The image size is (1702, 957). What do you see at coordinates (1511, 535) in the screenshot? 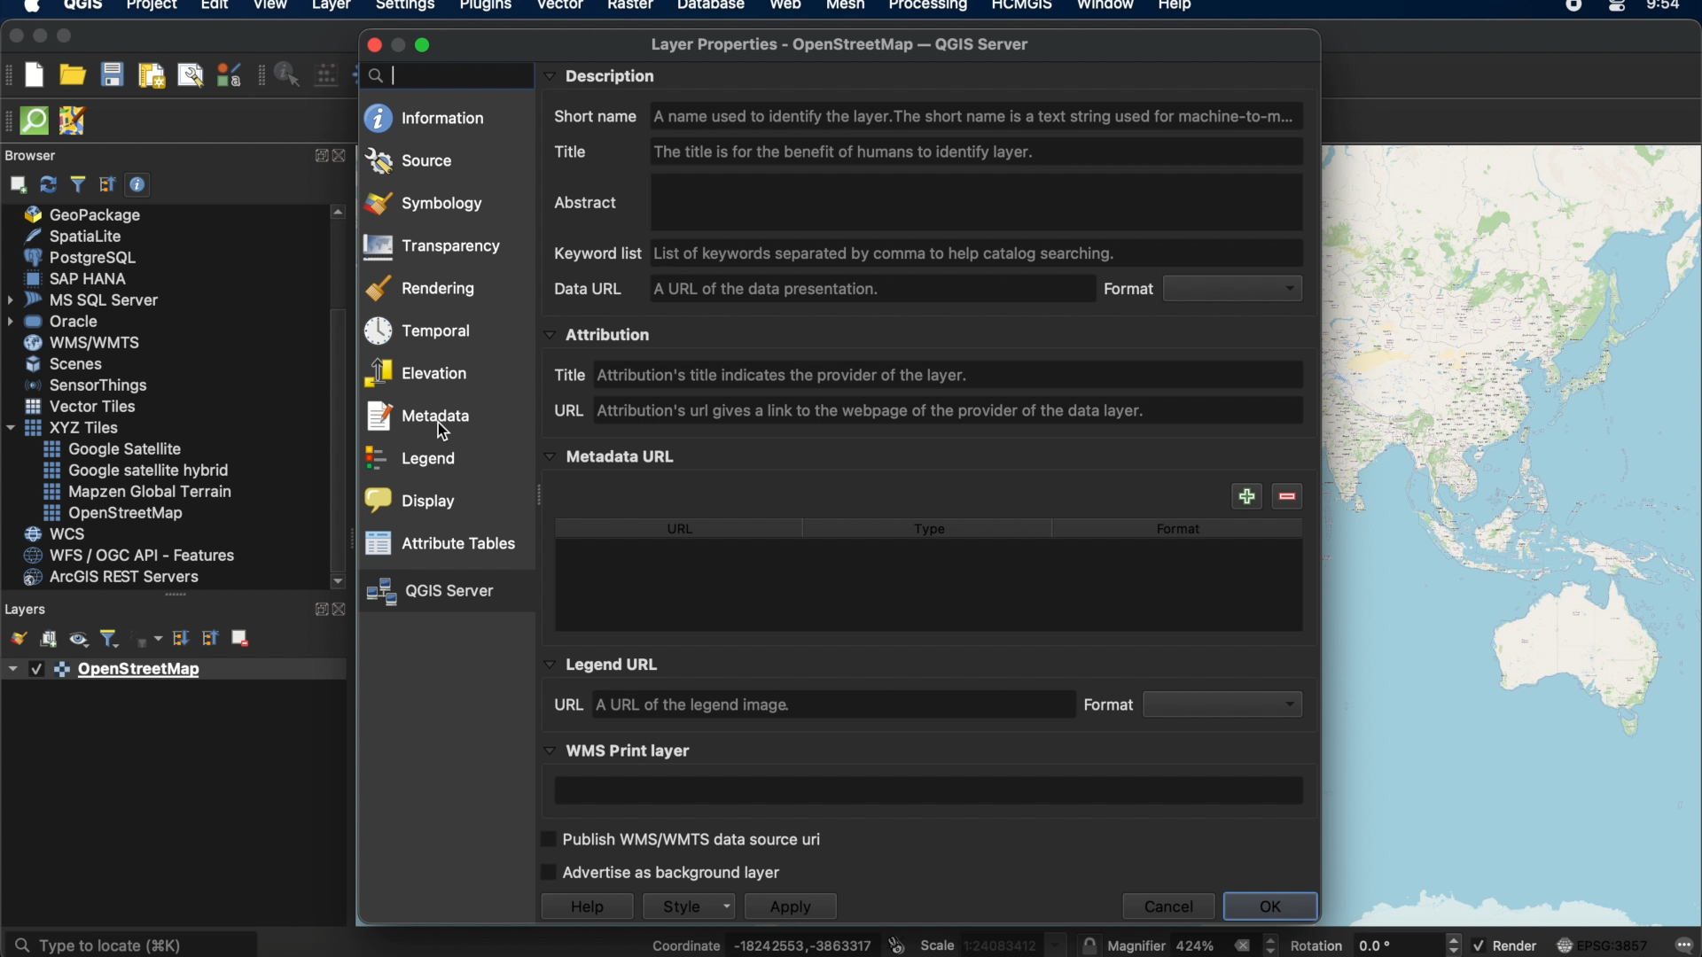
I see `background` at bounding box center [1511, 535].